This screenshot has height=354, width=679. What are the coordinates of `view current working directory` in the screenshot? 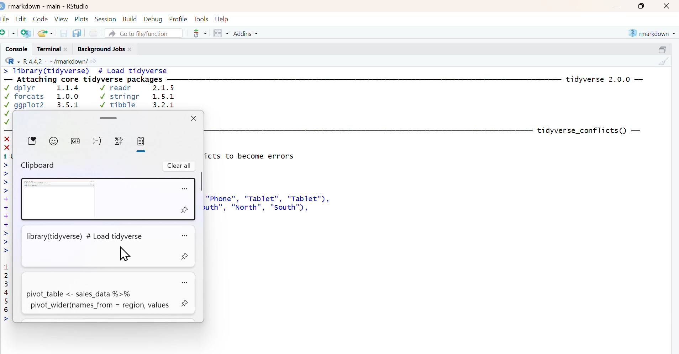 It's located at (94, 61).